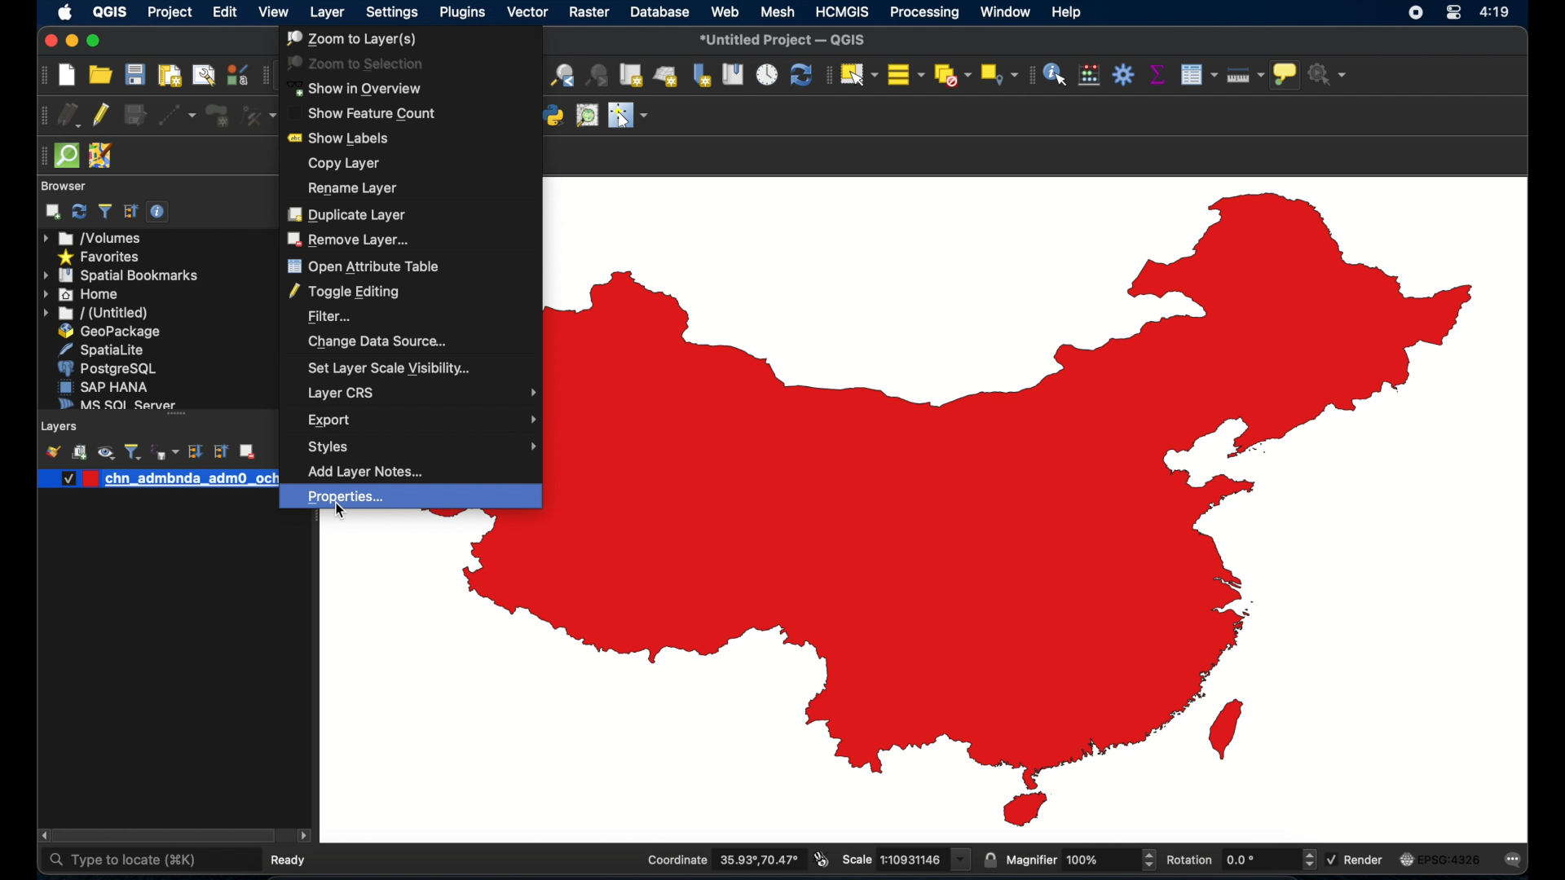 The image size is (1565, 880). Describe the element at coordinates (40, 156) in the screenshot. I see `drag handle` at that location.